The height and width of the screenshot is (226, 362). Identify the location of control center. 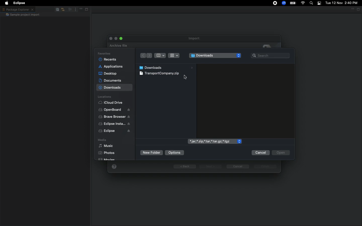
(319, 3).